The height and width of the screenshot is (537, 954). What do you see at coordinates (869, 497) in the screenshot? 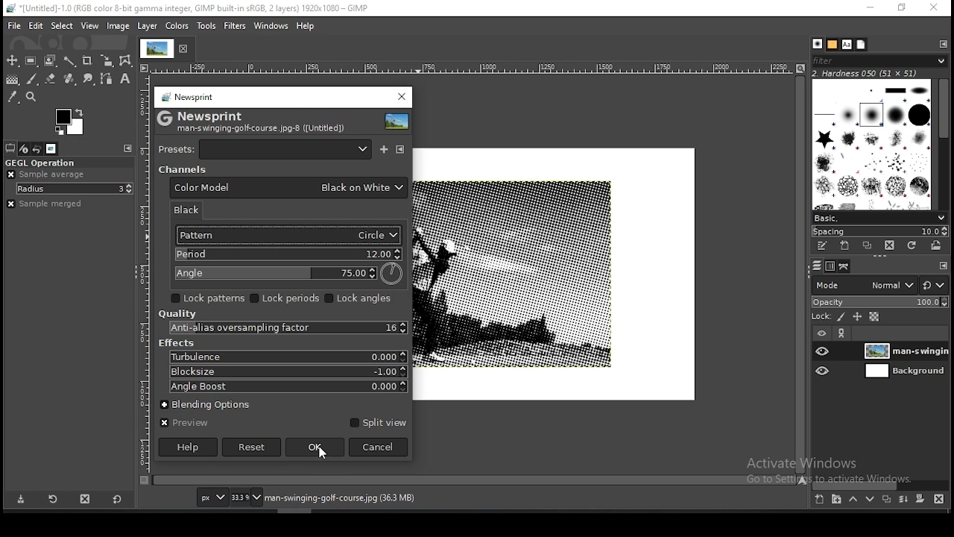
I see `move layer one step down` at bounding box center [869, 497].